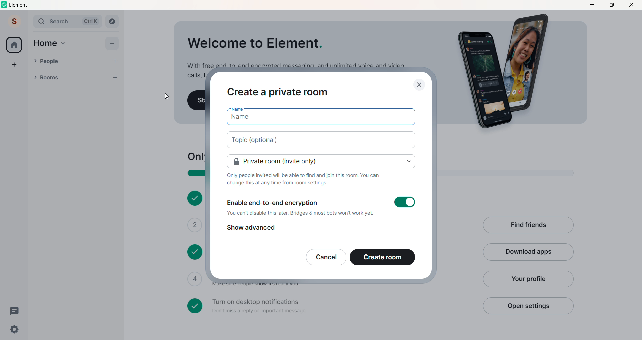 The image size is (642, 340). I want to click on List options, so click(102, 78).